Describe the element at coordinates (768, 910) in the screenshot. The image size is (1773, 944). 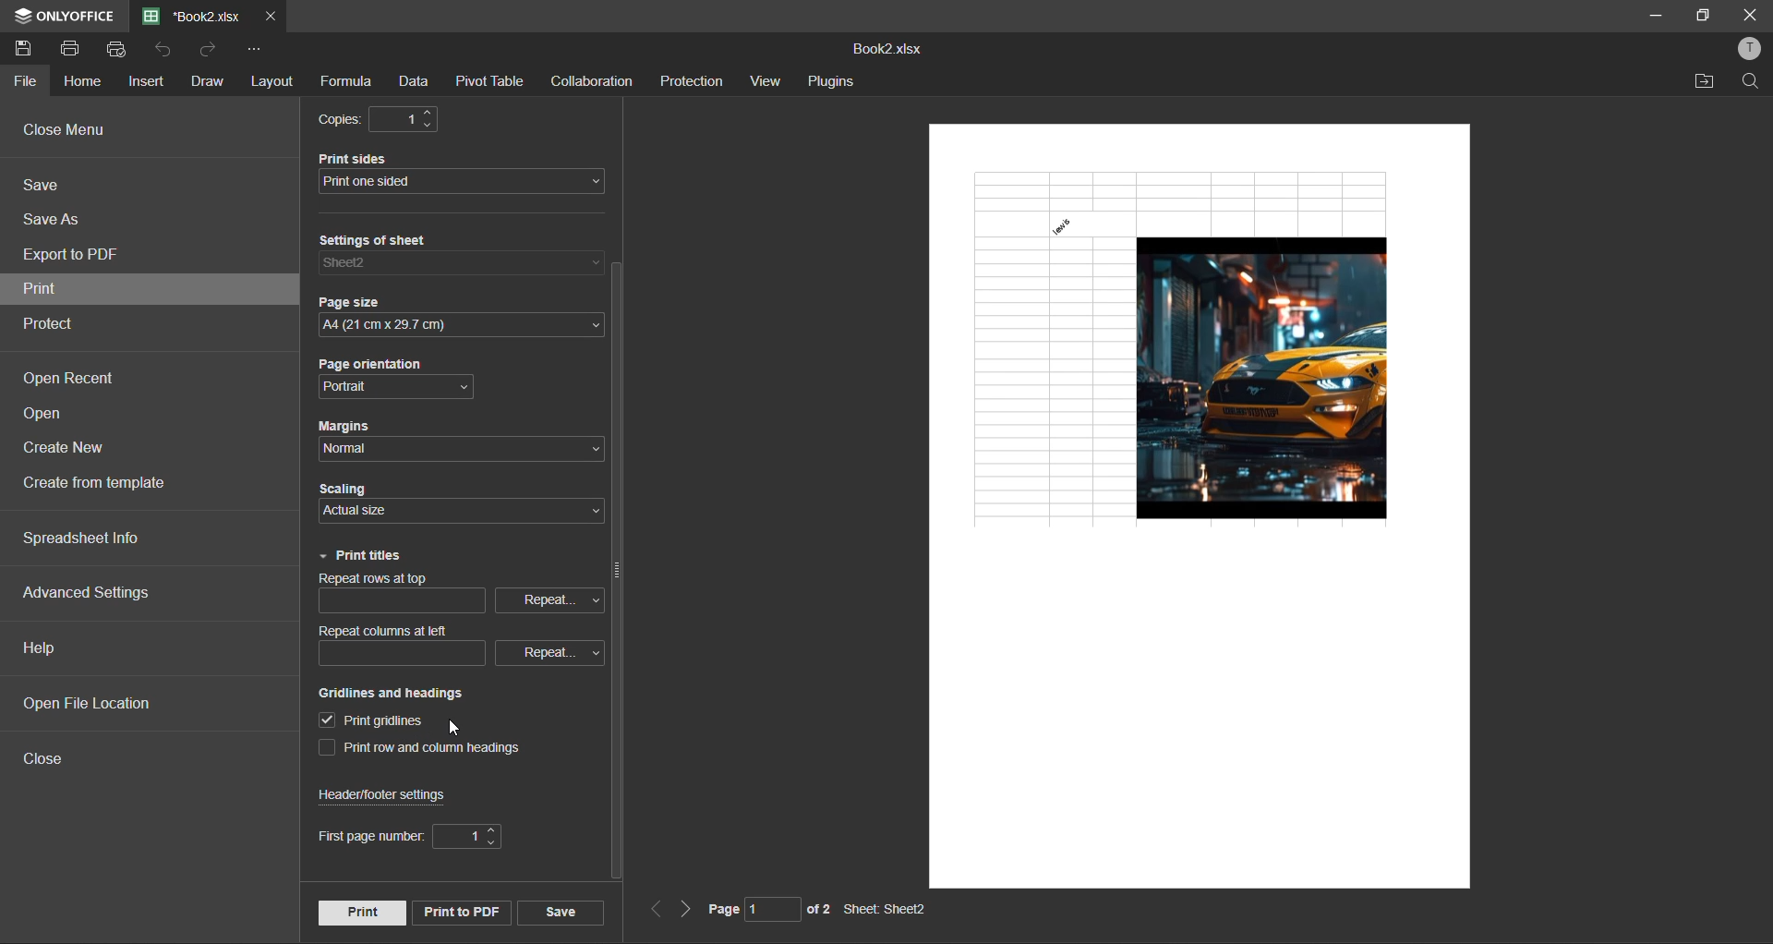
I see `page number` at that location.